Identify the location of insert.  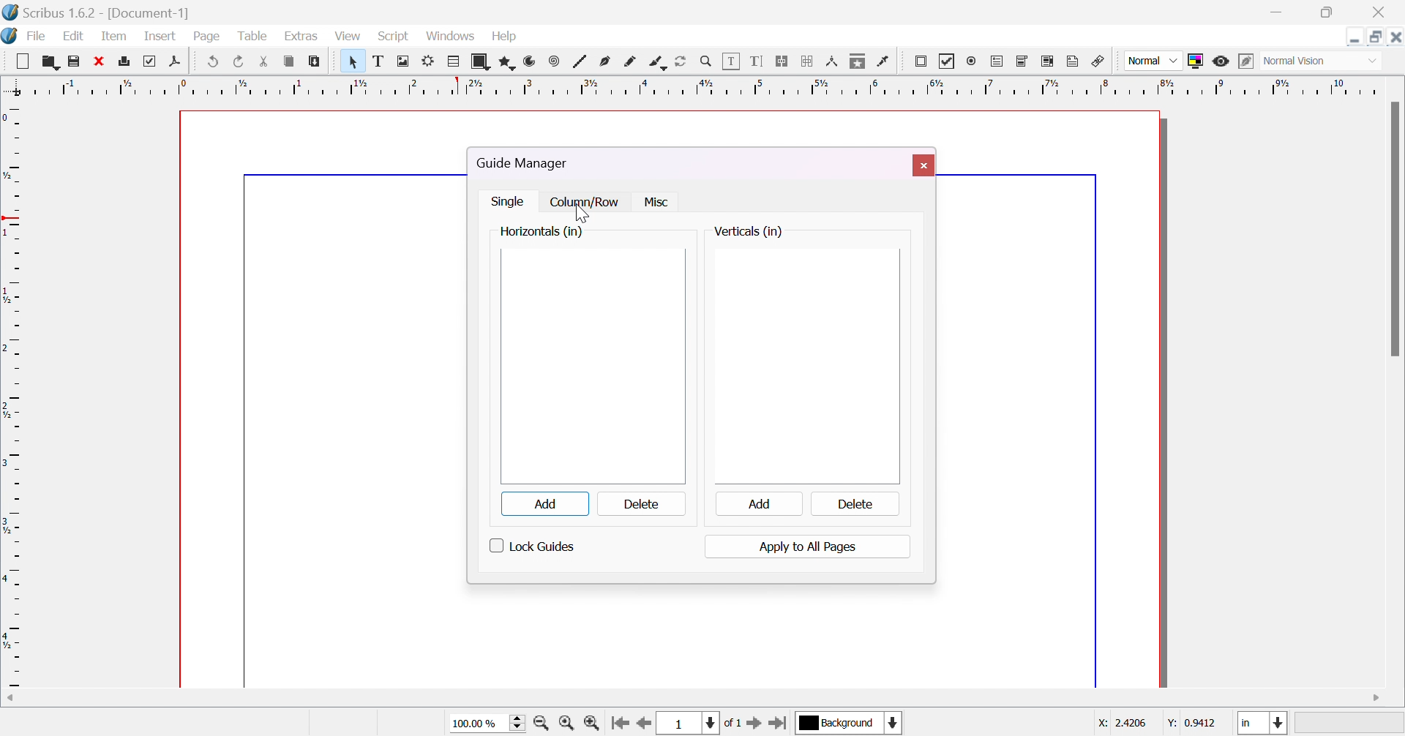
(157, 35).